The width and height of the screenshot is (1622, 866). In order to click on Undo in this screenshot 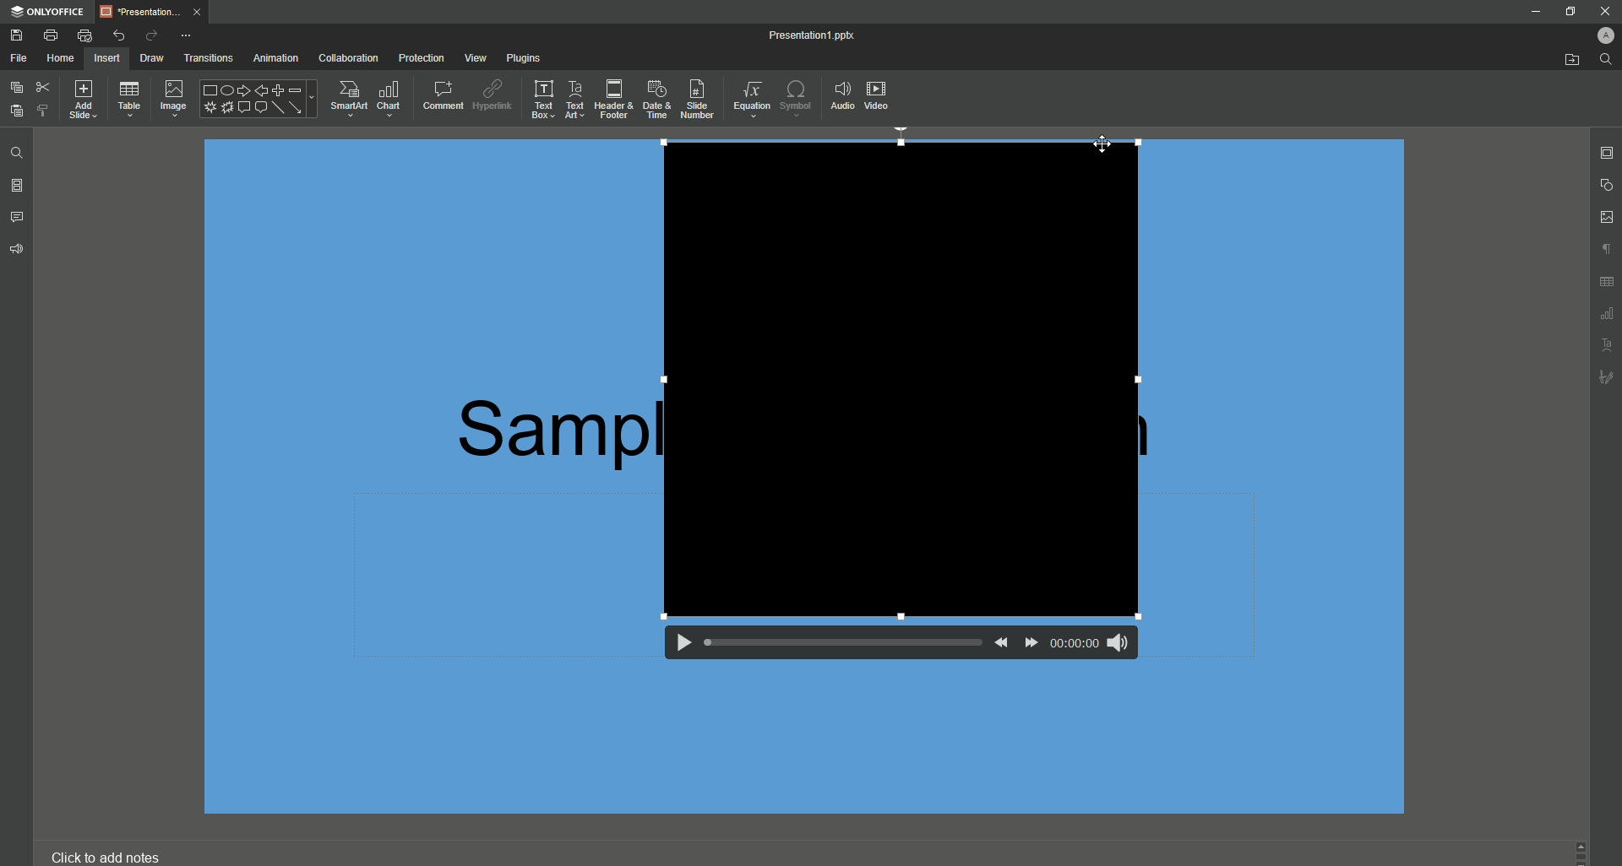, I will do `click(118, 33)`.